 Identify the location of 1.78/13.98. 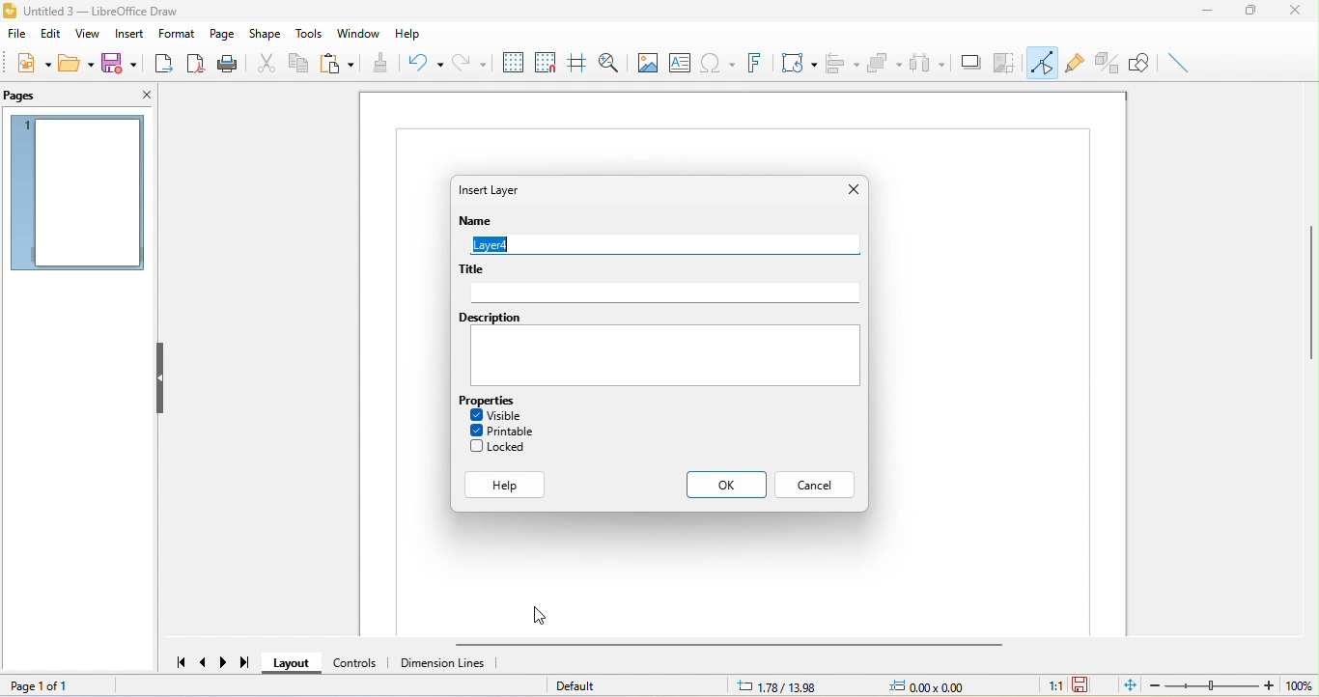
(775, 685).